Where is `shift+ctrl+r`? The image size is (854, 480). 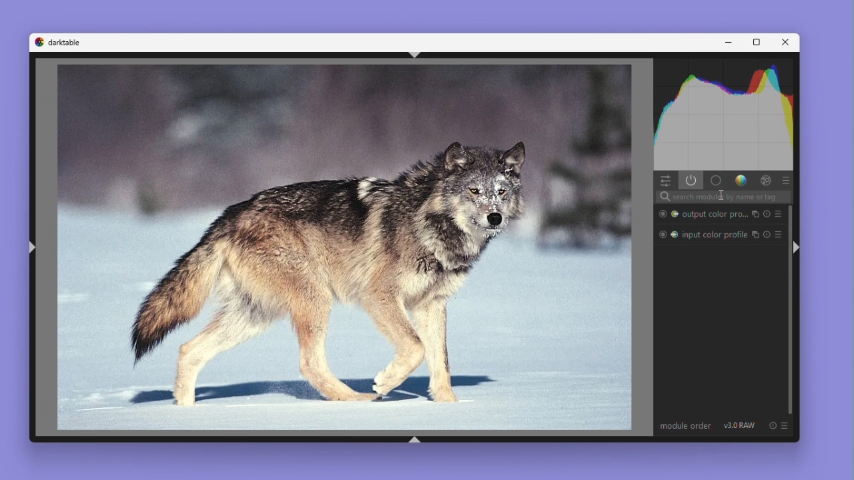
shift+ctrl+r is located at coordinates (799, 248).